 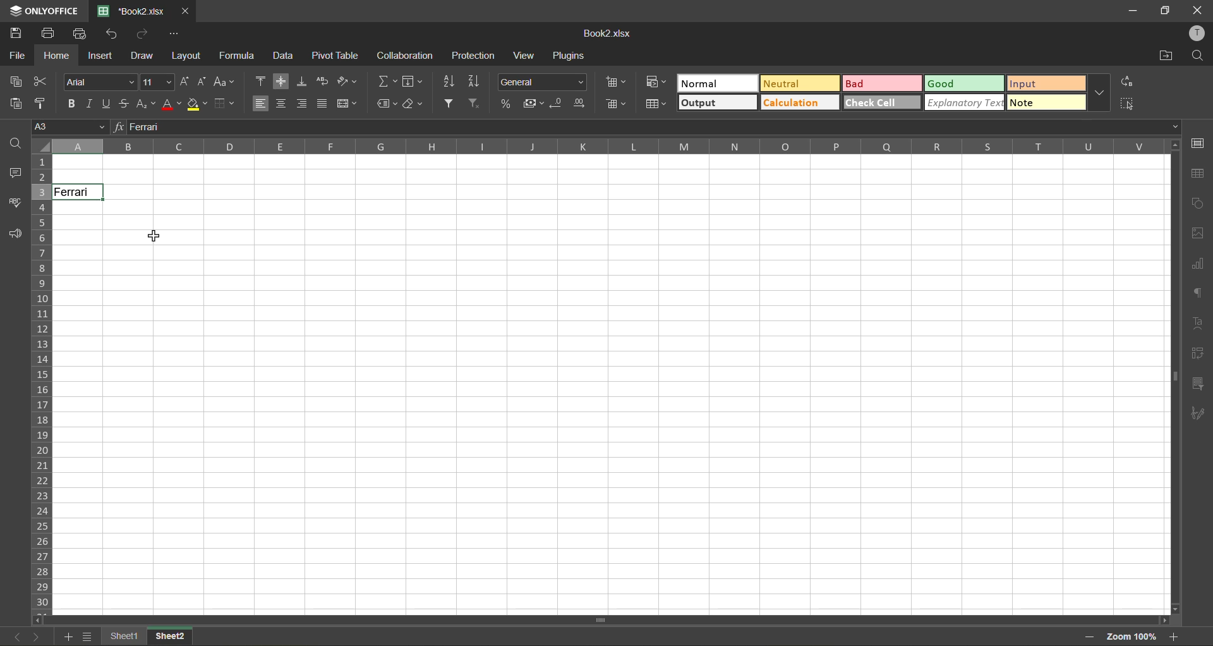 What do you see at coordinates (1195, 295) in the screenshot?
I see `paragraph` at bounding box center [1195, 295].